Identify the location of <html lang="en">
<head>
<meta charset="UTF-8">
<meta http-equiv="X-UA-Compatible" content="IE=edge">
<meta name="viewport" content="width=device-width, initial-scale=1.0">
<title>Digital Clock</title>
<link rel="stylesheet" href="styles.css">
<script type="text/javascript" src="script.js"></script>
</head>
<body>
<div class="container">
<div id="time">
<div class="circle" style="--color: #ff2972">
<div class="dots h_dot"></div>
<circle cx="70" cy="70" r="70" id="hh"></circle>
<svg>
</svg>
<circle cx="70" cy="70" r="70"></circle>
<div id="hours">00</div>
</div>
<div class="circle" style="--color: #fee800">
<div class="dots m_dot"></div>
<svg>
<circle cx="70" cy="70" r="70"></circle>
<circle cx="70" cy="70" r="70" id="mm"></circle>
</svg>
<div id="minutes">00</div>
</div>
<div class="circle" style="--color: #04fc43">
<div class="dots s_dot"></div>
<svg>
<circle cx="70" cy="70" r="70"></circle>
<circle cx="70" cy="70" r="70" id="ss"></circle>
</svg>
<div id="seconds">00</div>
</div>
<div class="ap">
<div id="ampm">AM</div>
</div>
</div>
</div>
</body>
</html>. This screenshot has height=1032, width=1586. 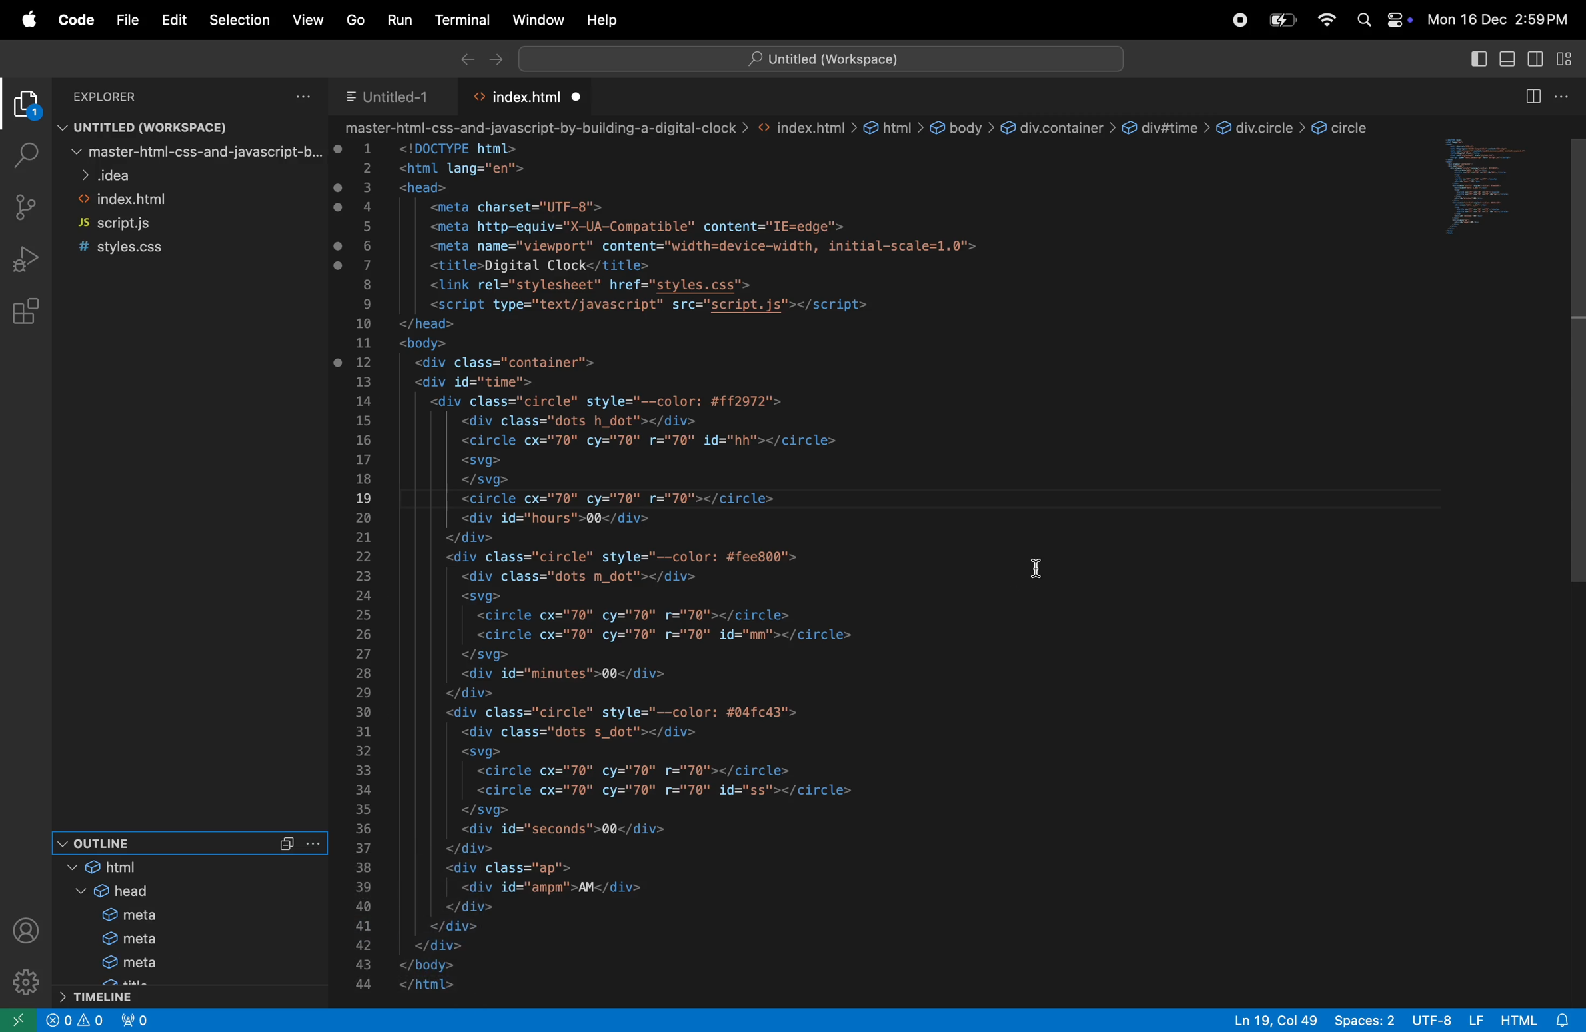
(704, 572).